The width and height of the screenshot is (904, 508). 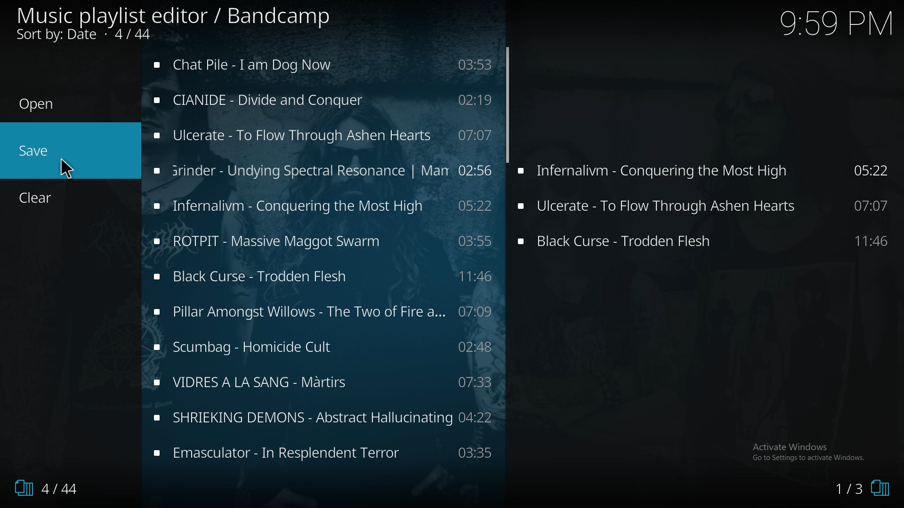 I want to click on Music playlist editor / Bandcamp, so click(x=174, y=16).